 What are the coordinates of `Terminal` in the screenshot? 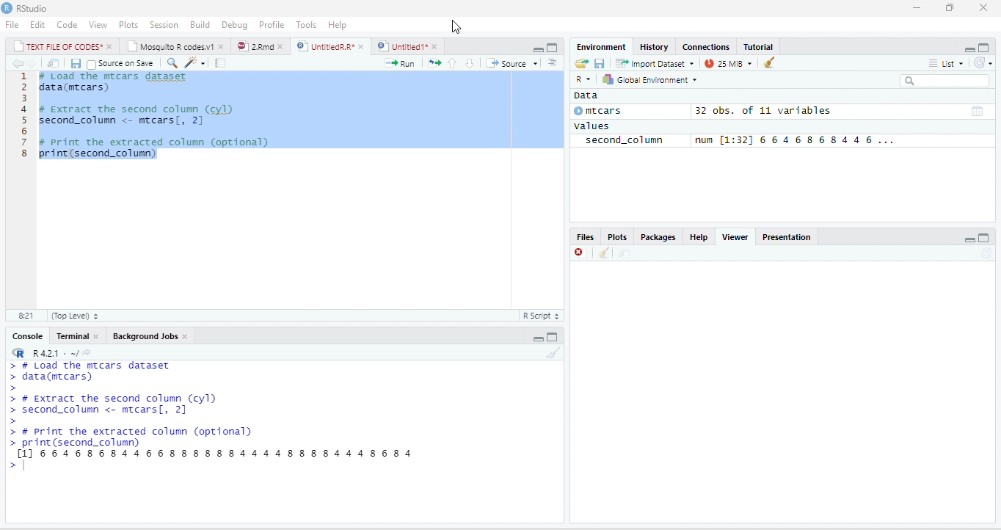 It's located at (71, 337).